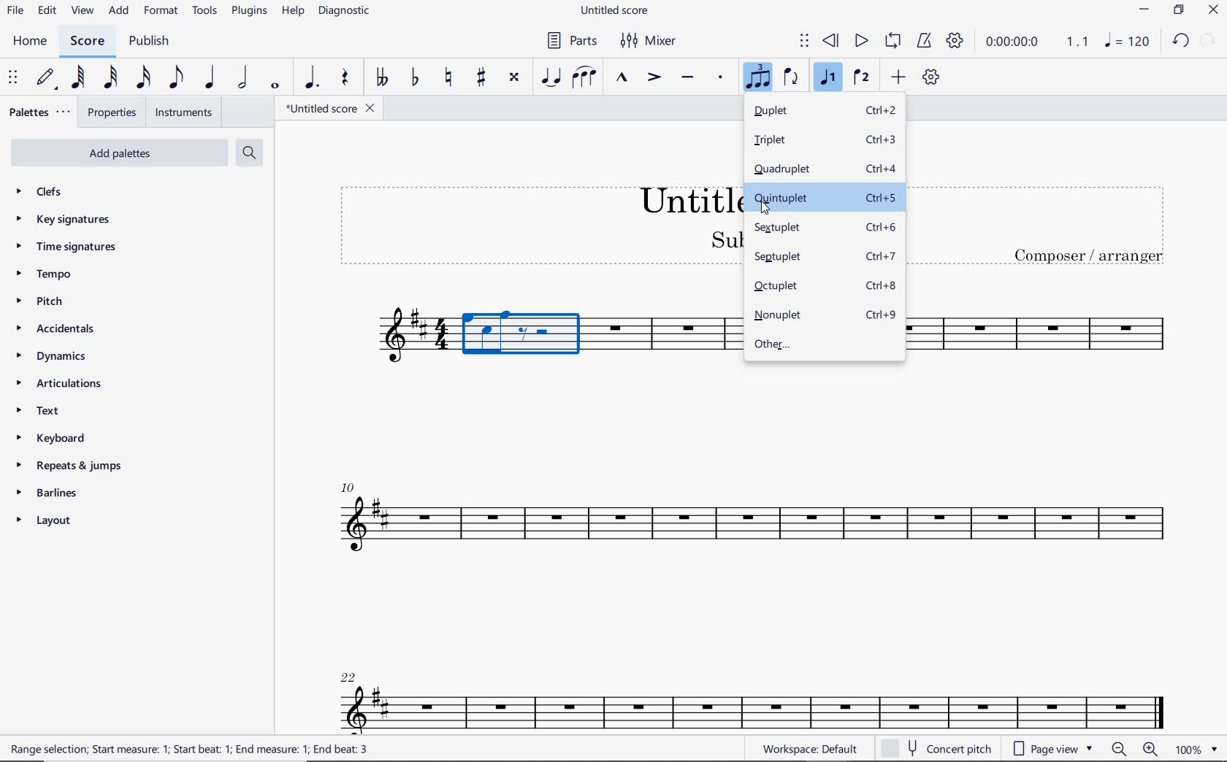 This screenshot has height=762, width=1227. What do you see at coordinates (1054, 749) in the screenshot?
I see `PAGE VIEW` at bounding box center [1054, 749].